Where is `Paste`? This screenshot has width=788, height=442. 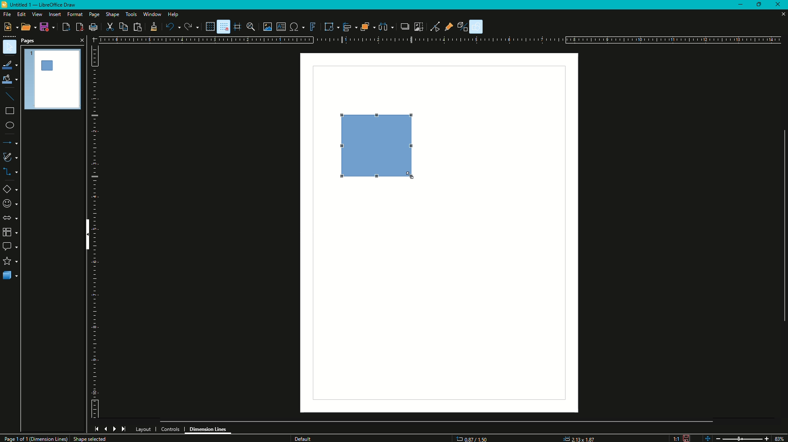 Paste is located at coordinates (137, 27).